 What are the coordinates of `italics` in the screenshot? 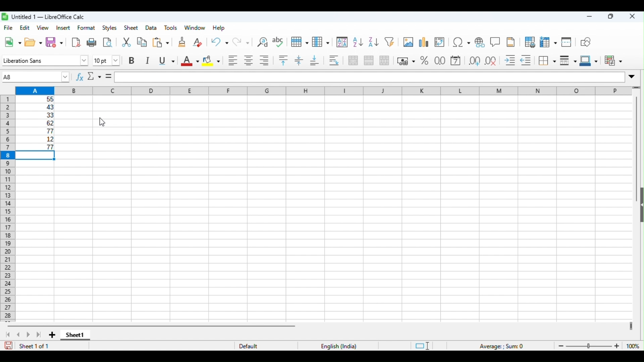 It's located at (149, 61).